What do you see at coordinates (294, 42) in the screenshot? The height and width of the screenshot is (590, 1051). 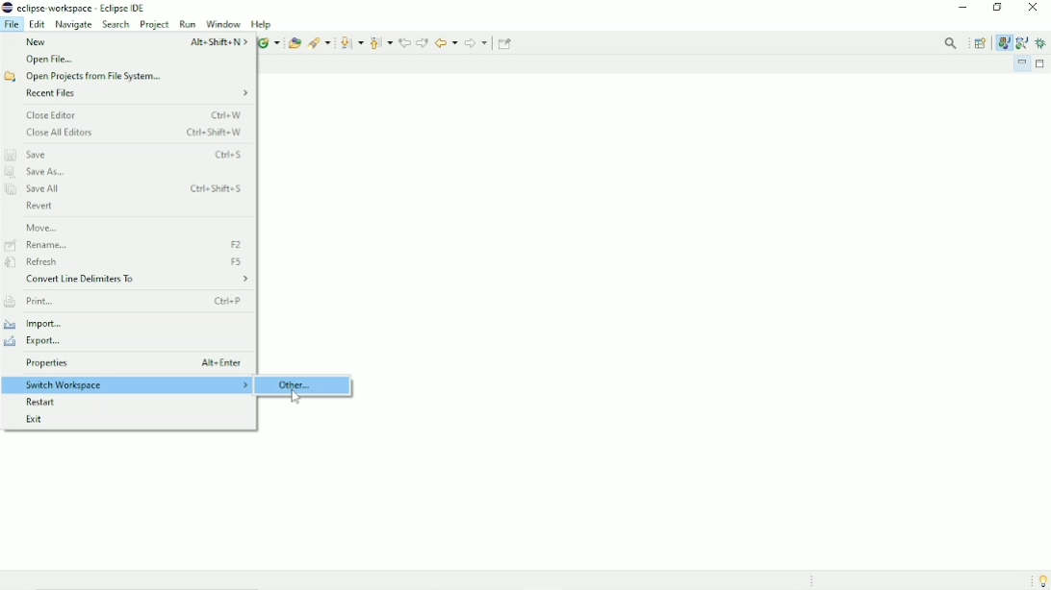 I see `Open type` at bounding box center [294, 42].